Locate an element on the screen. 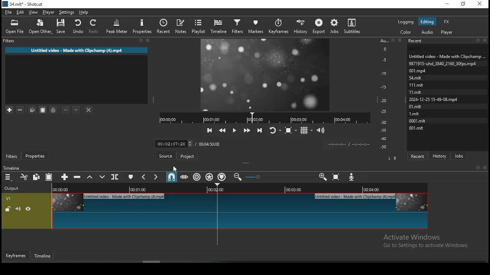 This screenshot has height=275, width=490. playlist is located at coordinates (198, 26).